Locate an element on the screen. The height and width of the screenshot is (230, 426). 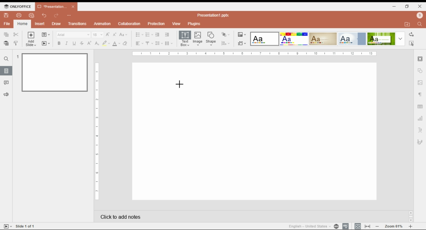
editor is located at coordinates (254, 132).